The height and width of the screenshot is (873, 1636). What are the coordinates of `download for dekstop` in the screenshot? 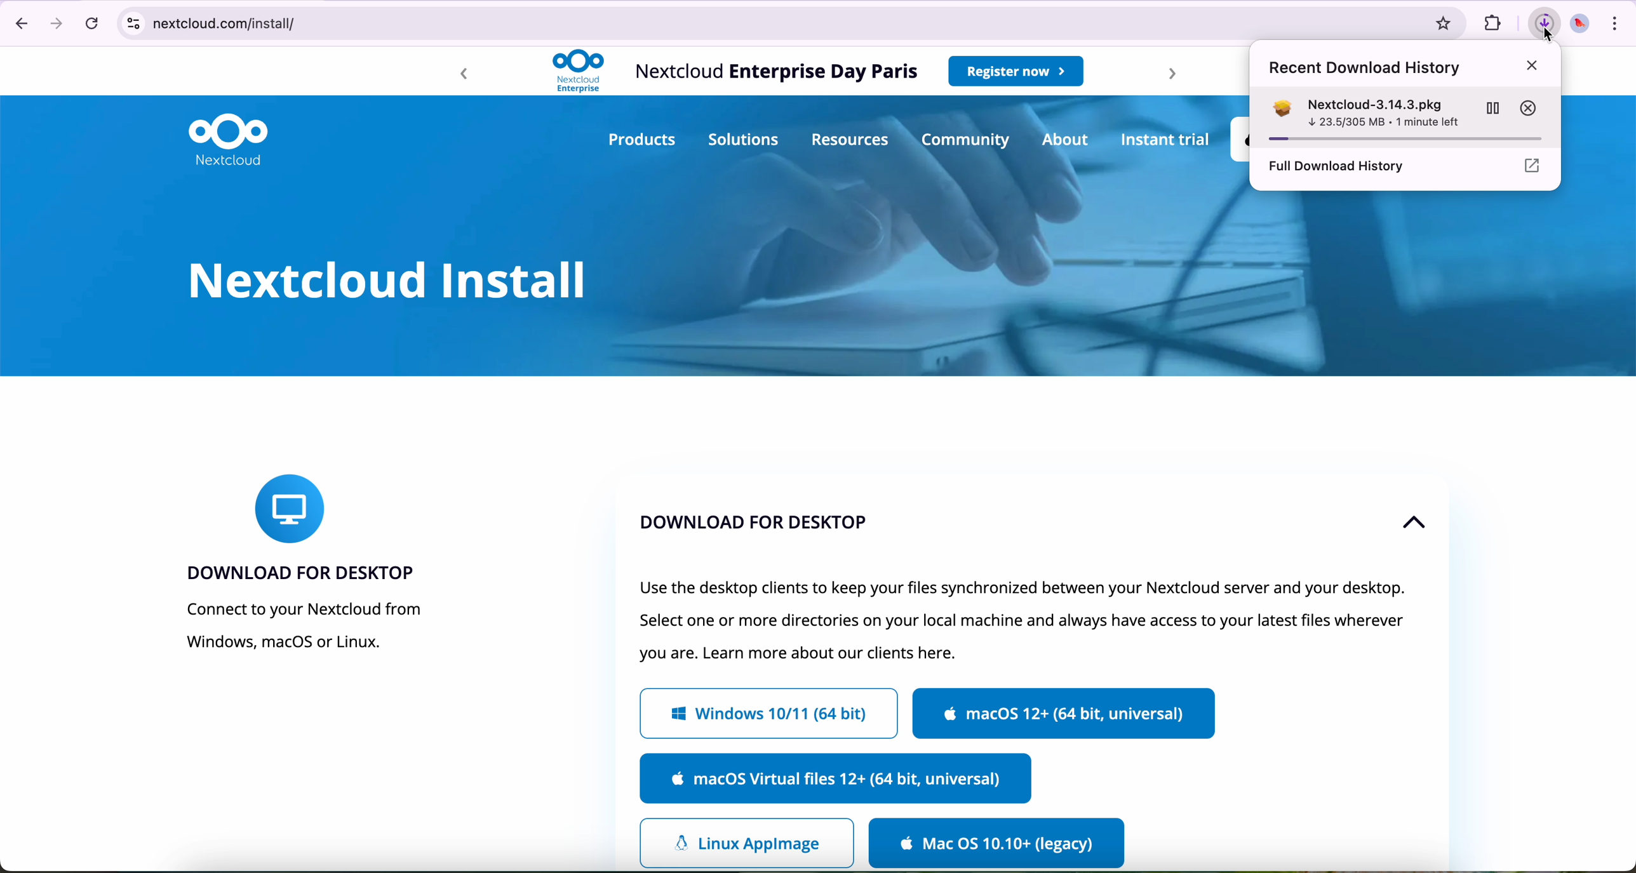 It's located at (787, 527).